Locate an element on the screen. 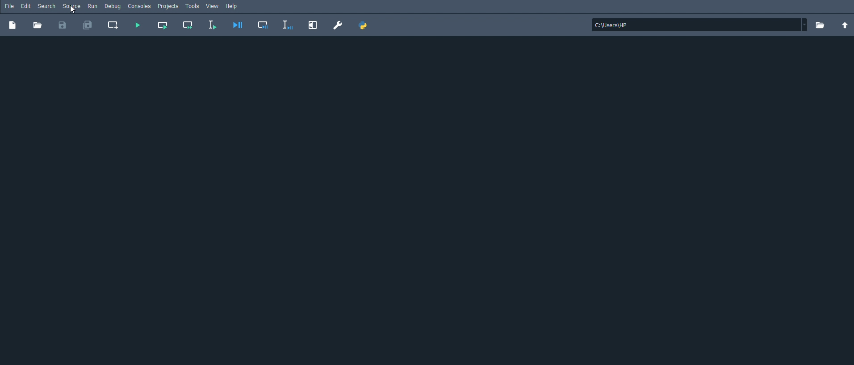  Create new cell at the current line is located at coordinates (114, 25).